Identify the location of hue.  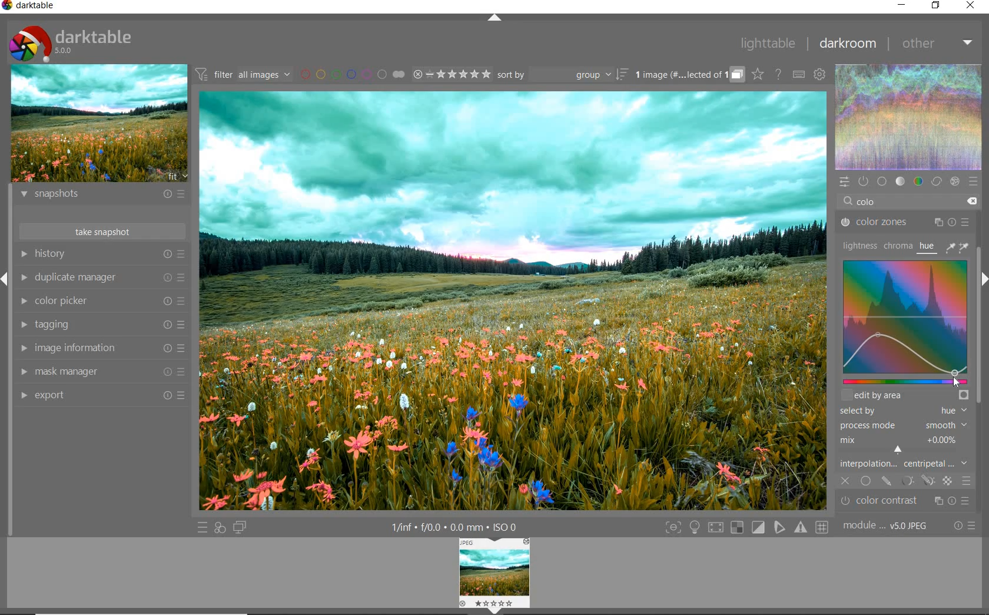
(928, 248).